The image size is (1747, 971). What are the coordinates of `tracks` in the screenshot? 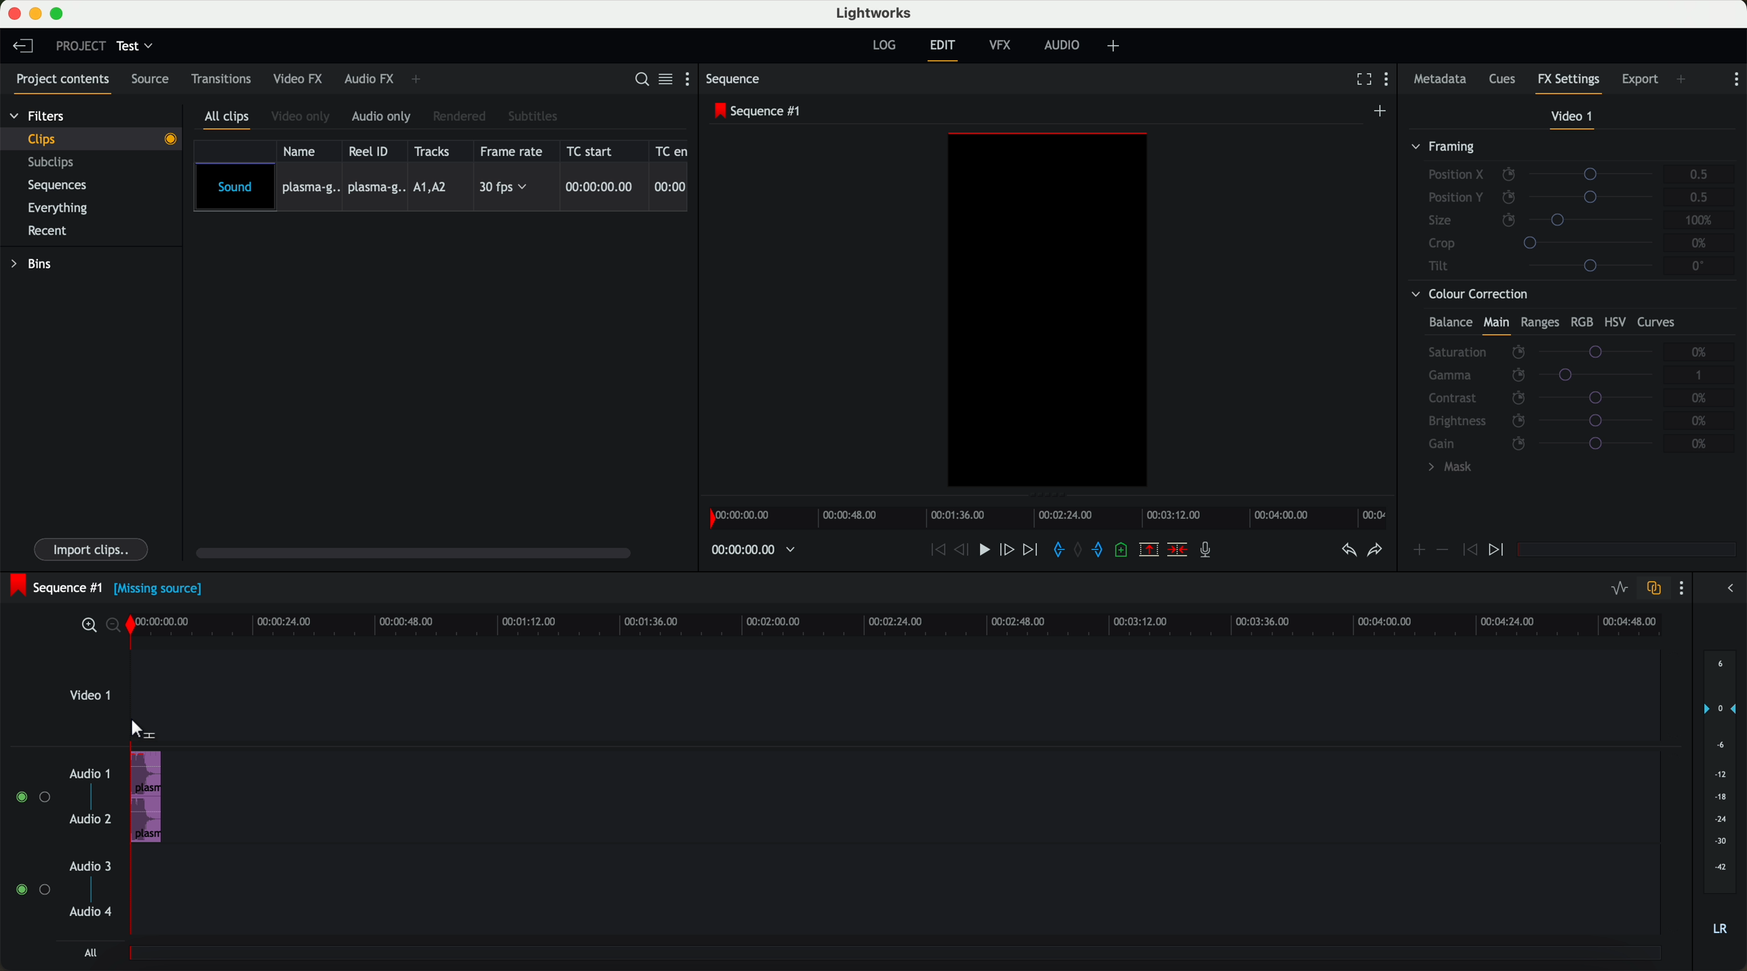 It's located at (435, 151).